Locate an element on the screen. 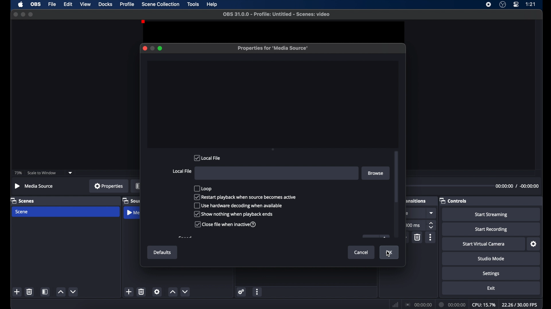  dropdown is located at coordinates (432, 213).